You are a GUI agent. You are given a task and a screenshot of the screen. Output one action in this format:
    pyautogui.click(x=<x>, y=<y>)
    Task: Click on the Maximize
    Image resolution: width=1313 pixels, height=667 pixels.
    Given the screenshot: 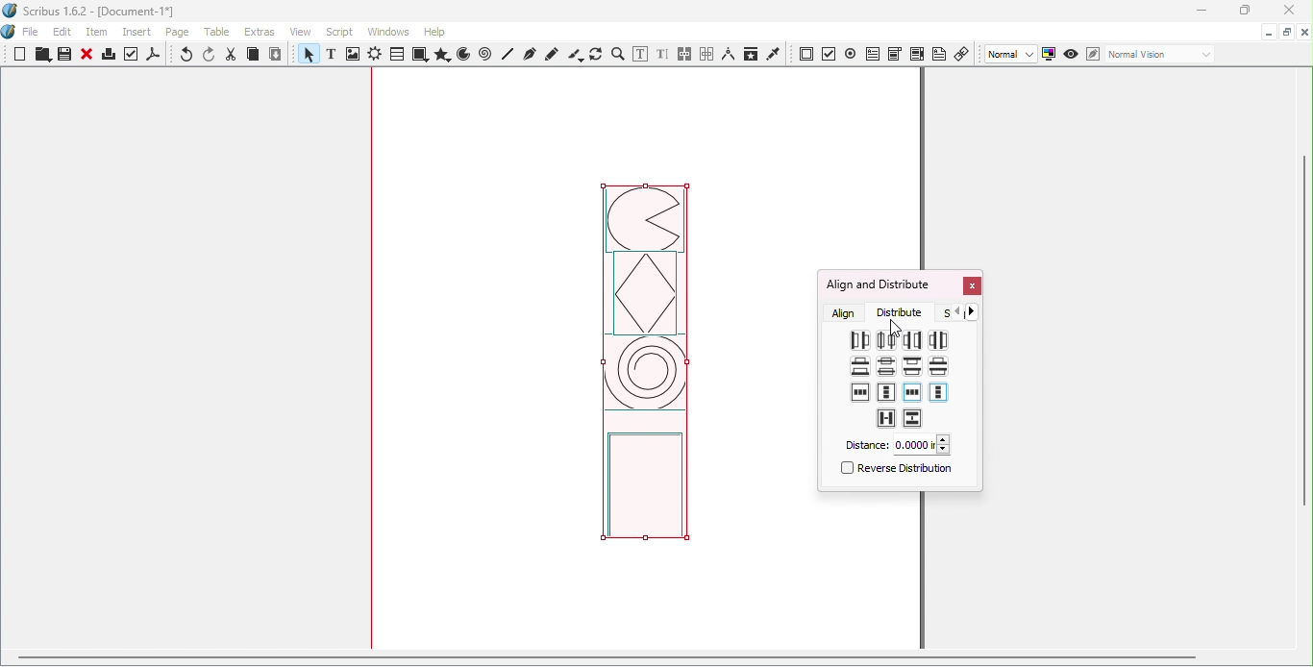 What is the action you would take?
    pyautogui.click(x=1243, y=11)
    